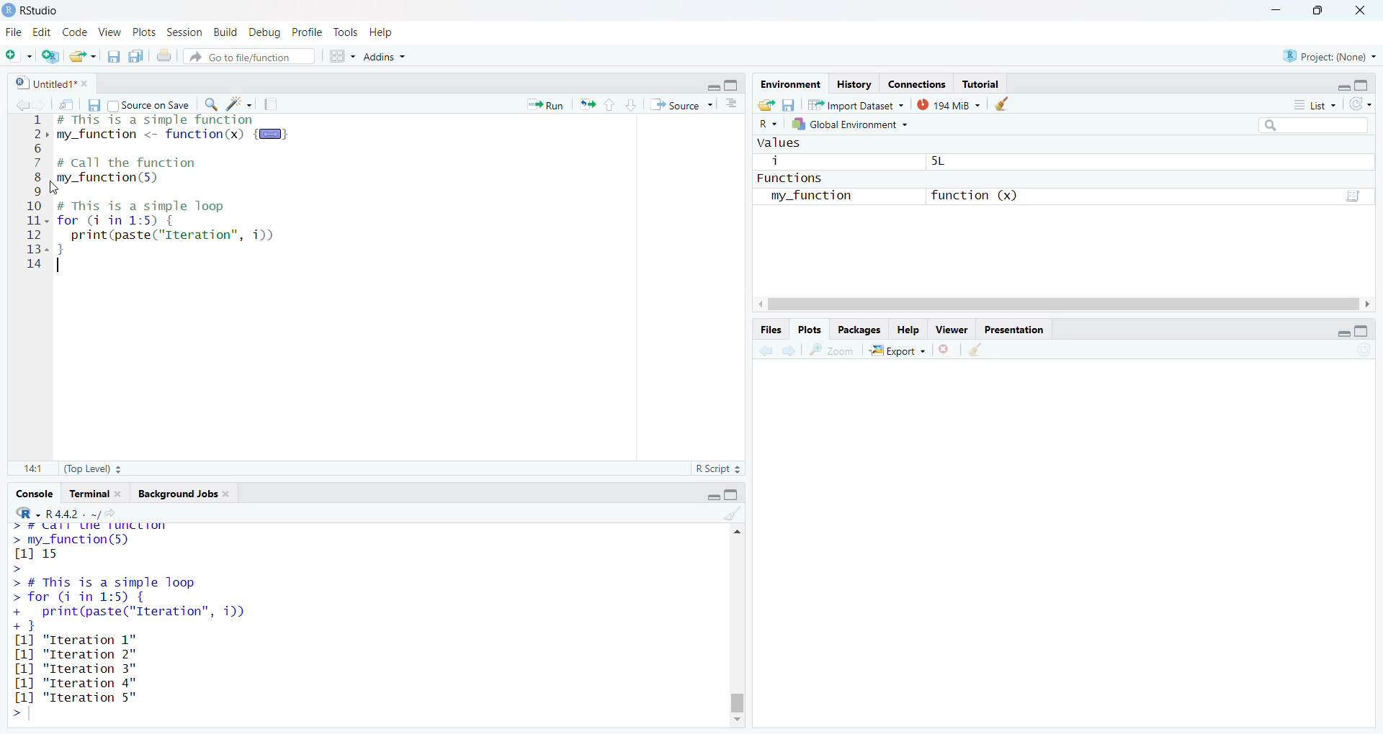 The height and width of the screenshot is (734, 1383). What do you see at coordinates (1364, 9) in the screenshot?
I see `close` at bounding box center [1364, 9].